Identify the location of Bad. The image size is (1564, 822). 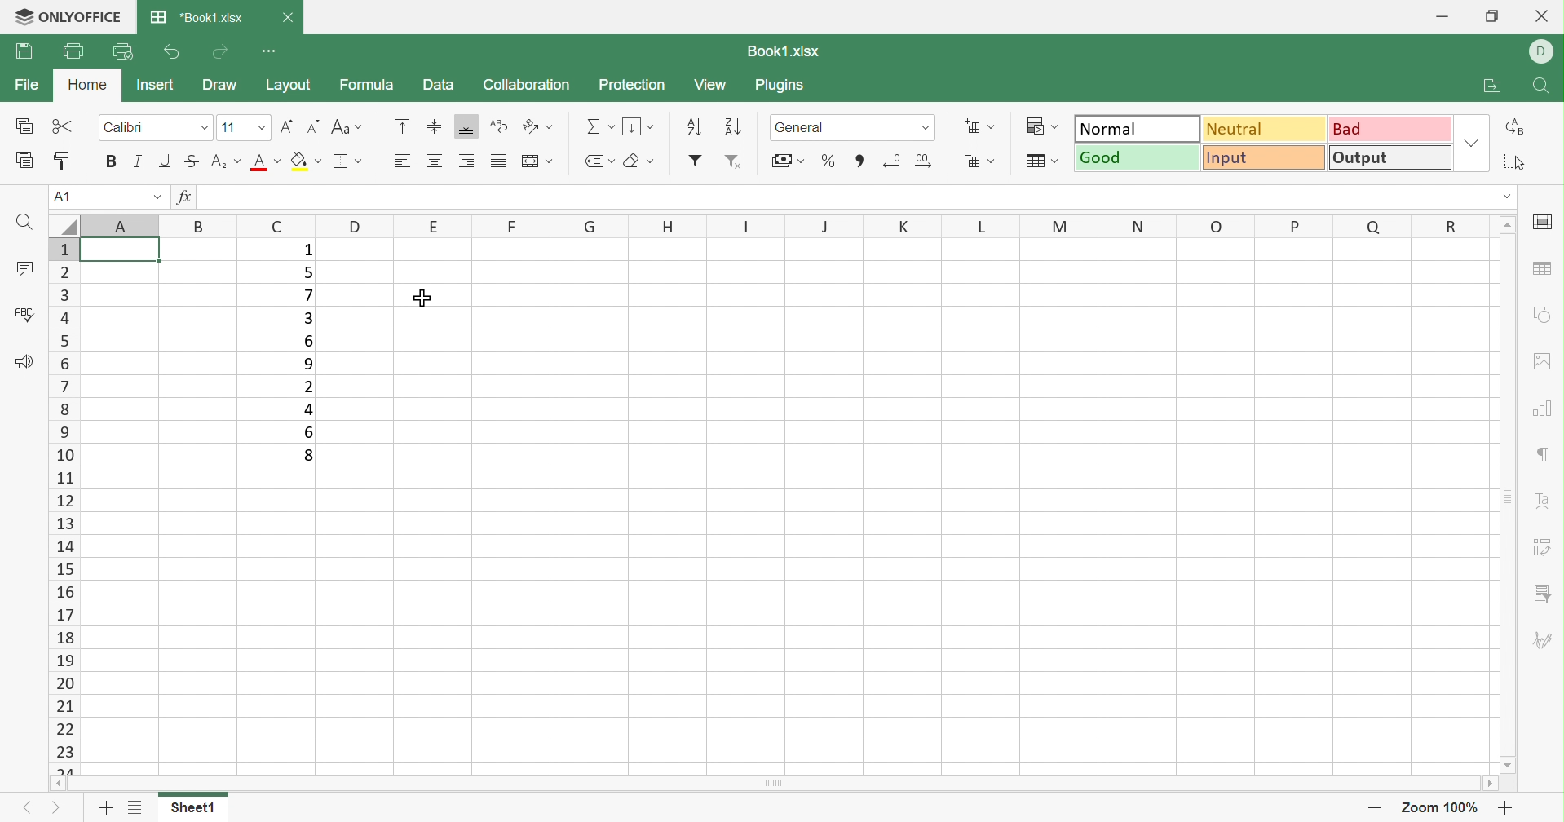
(1389, 130).